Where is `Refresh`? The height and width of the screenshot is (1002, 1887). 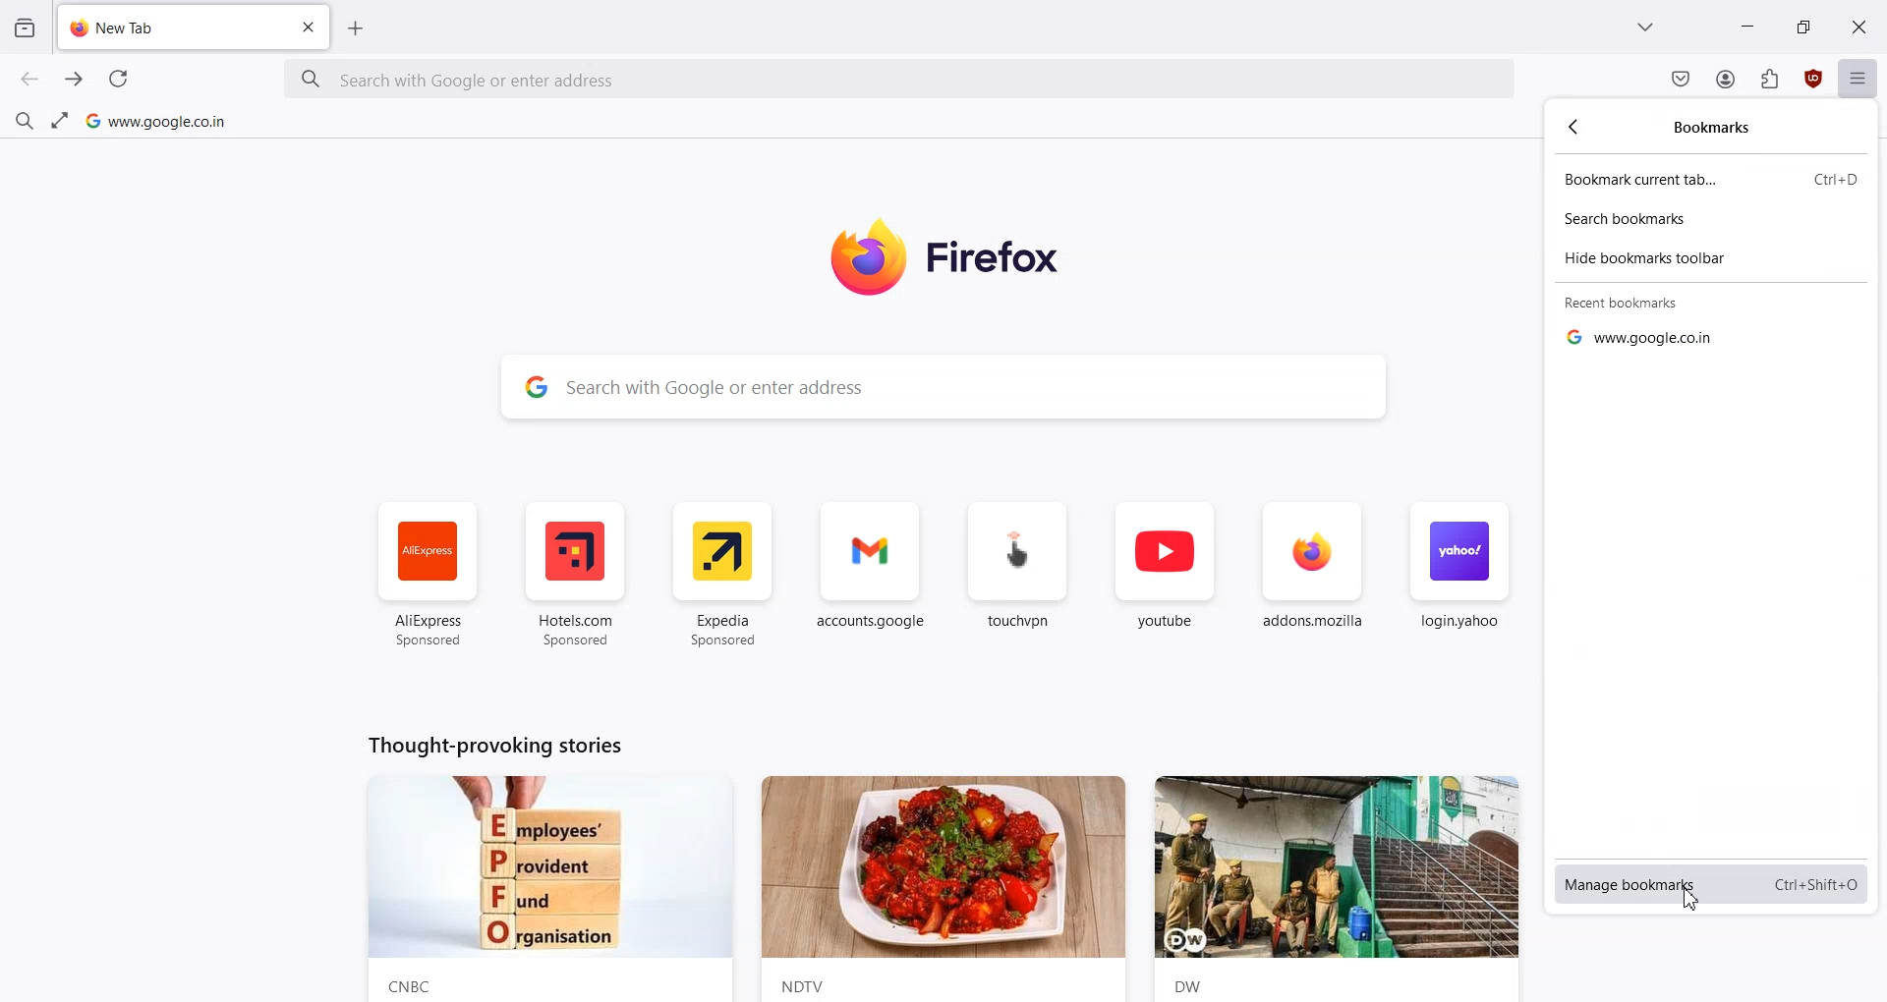 Refresh is located at coordinates (117, 79).